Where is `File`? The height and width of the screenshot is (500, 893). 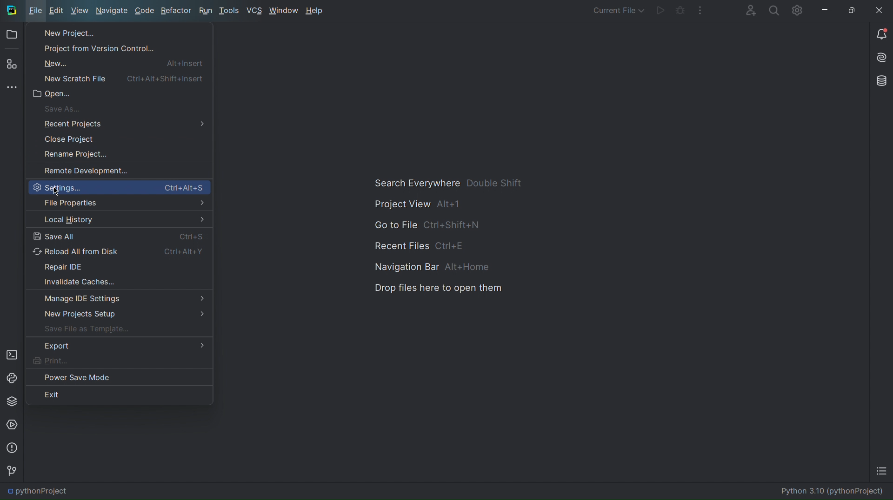 File is located at coordinates (34, 11).